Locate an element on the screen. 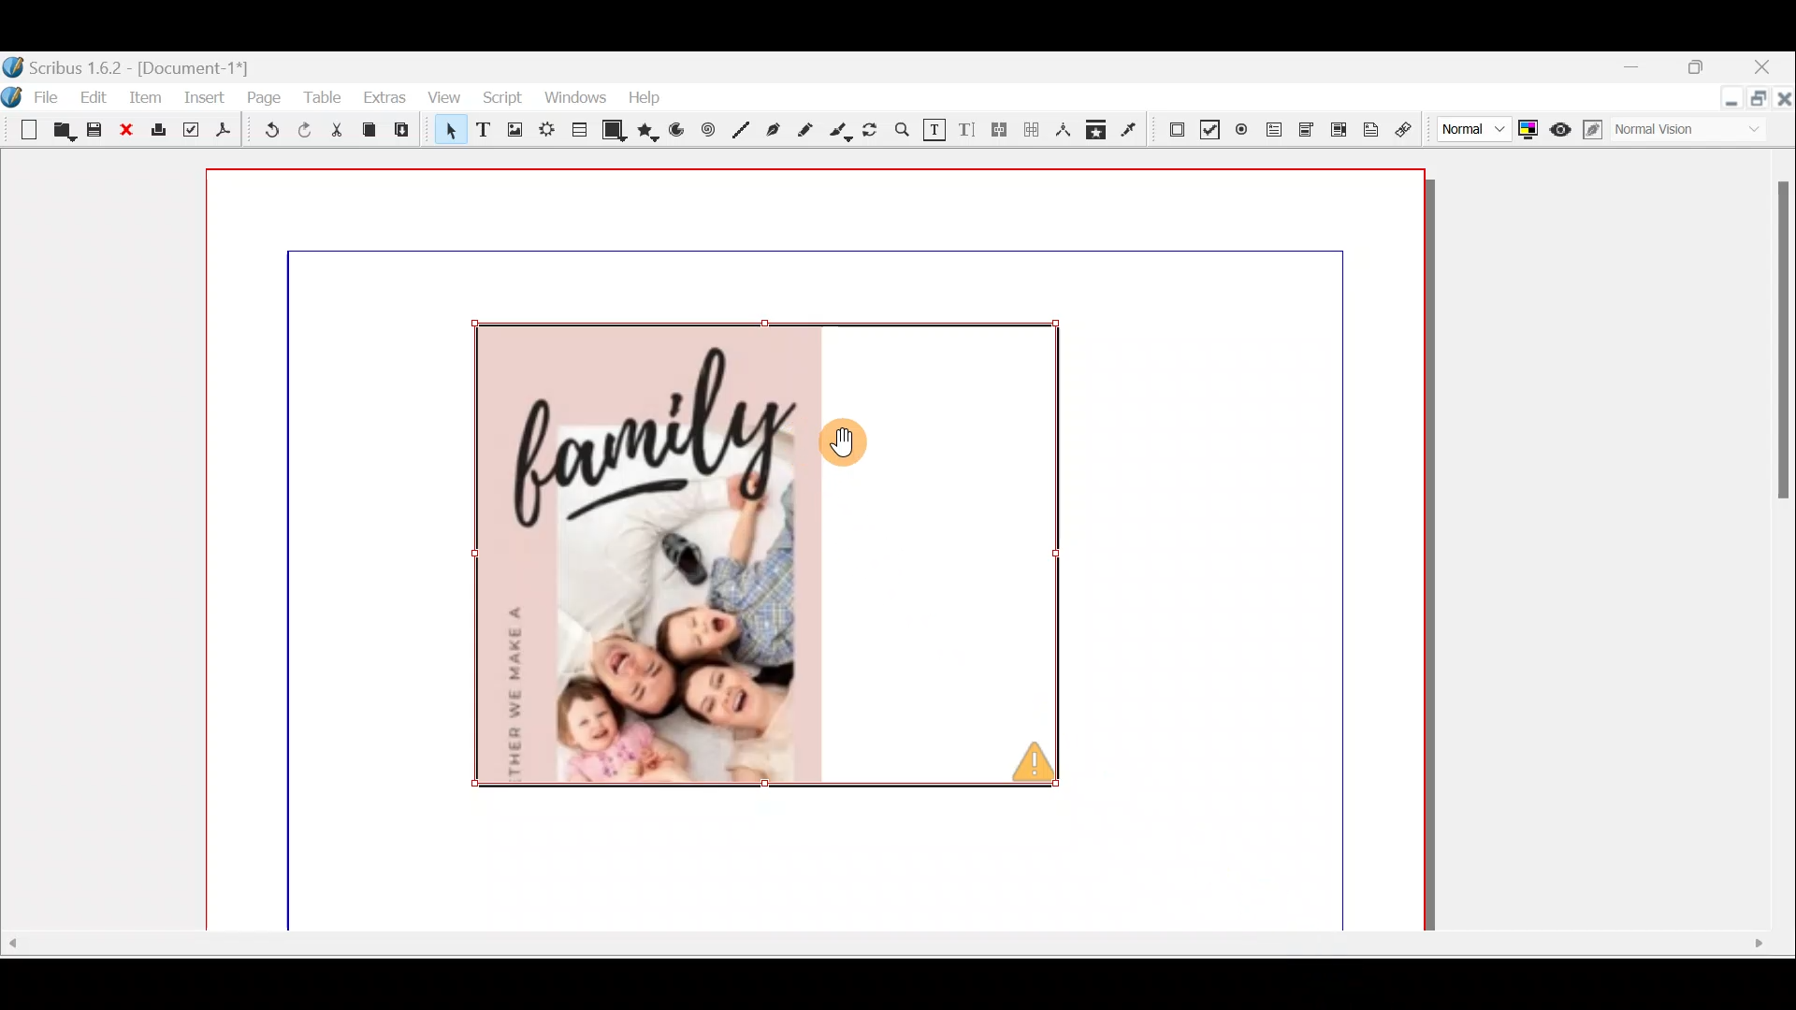  Rotate item is located at coordinates (874, 132).